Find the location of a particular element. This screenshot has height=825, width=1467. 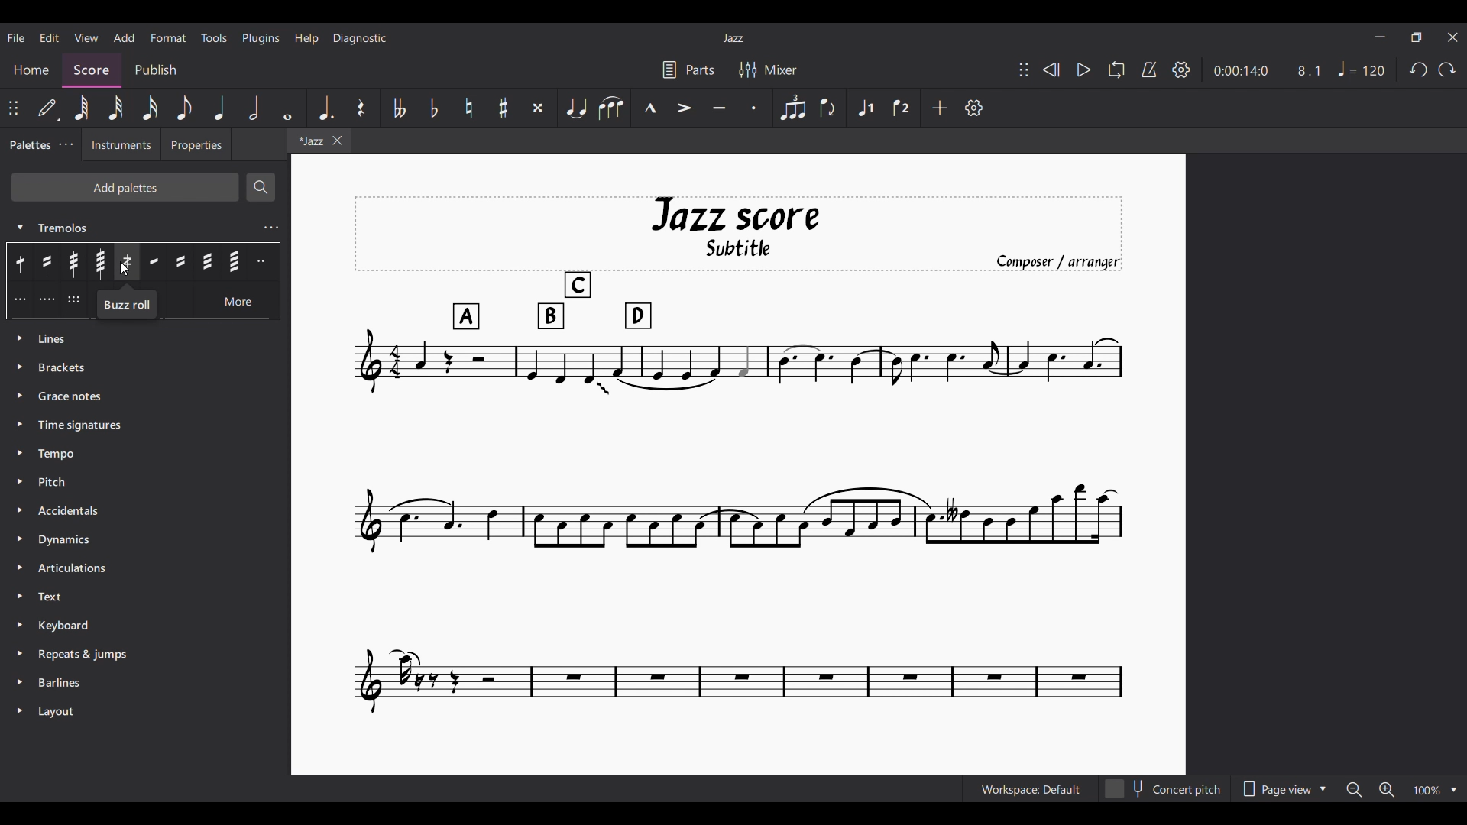

File is located at coordinates (15, 38).